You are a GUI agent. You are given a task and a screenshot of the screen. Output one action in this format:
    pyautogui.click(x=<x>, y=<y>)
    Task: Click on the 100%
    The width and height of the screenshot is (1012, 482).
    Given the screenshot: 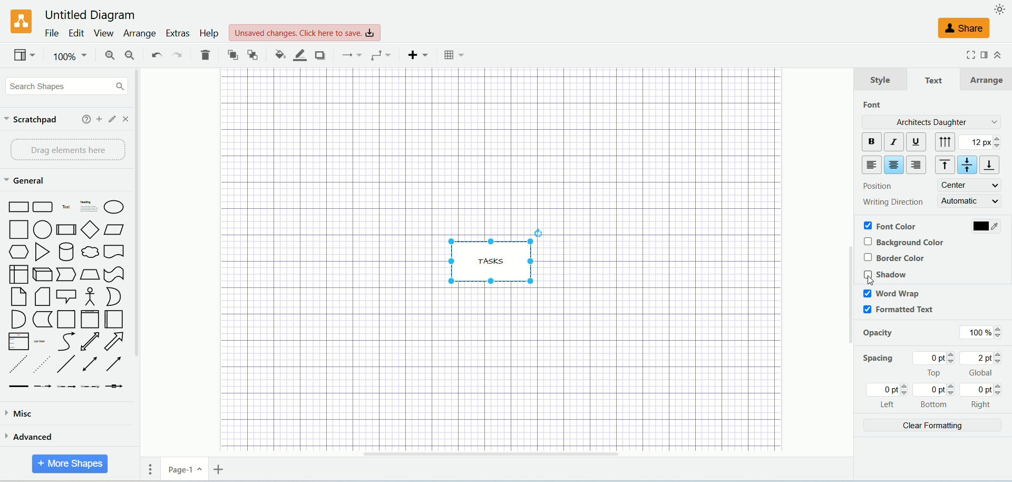 What is the action you would take?
    pyautogui.click(x=69, y=56)
    